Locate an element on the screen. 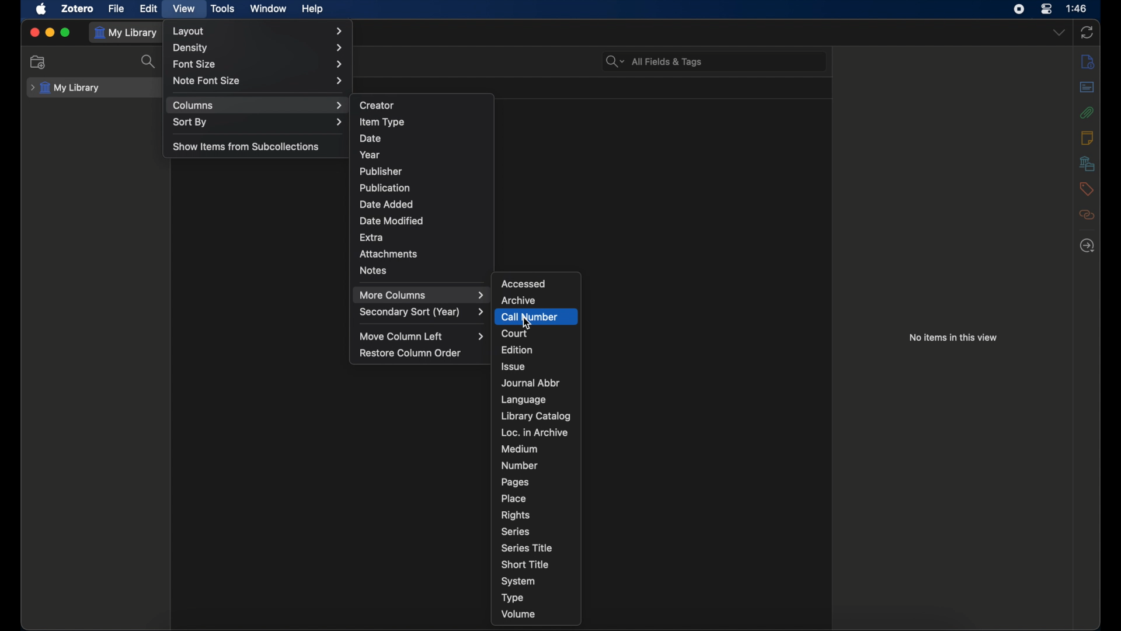 The image size is (1121, 631). date added is located at coordinates (387, 203).